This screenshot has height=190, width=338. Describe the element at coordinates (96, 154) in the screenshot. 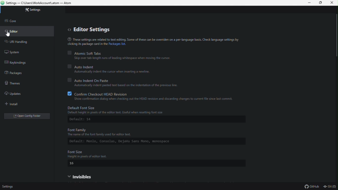

I see `Font Size
Height in pixels of editor text,` at that location.